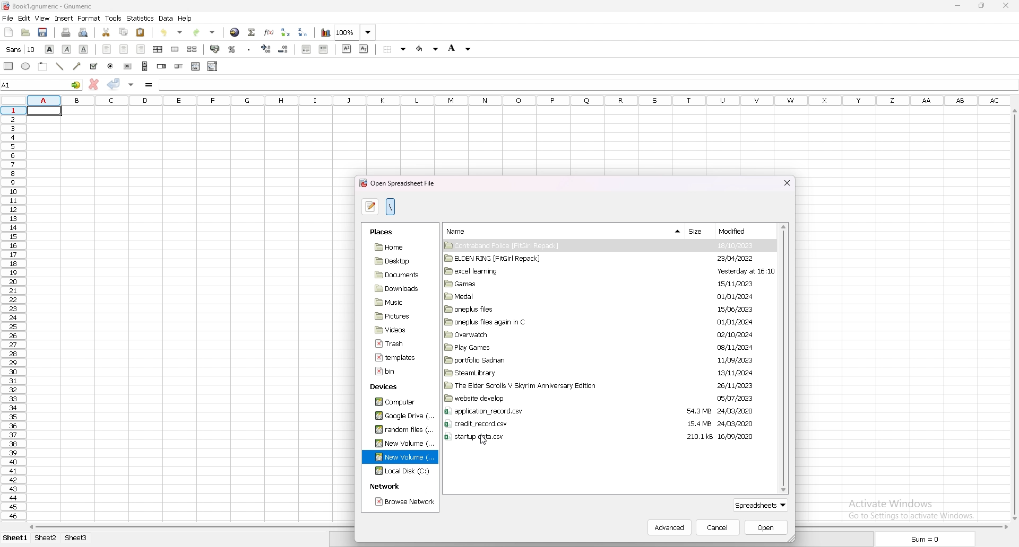 The width and height of the screenshot is (1019, 547). I want to click on size, so click(695, 230).